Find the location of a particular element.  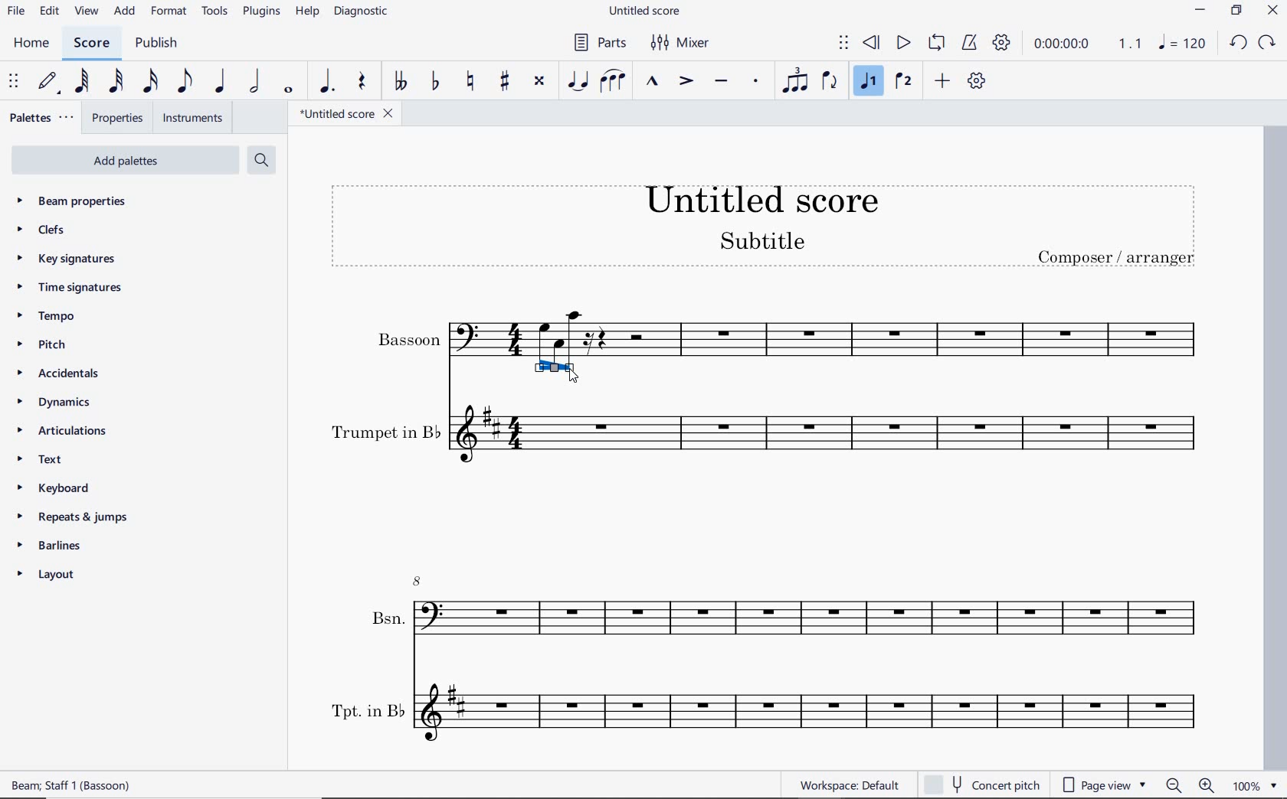

quarter note is located at coordinates (221, 82).